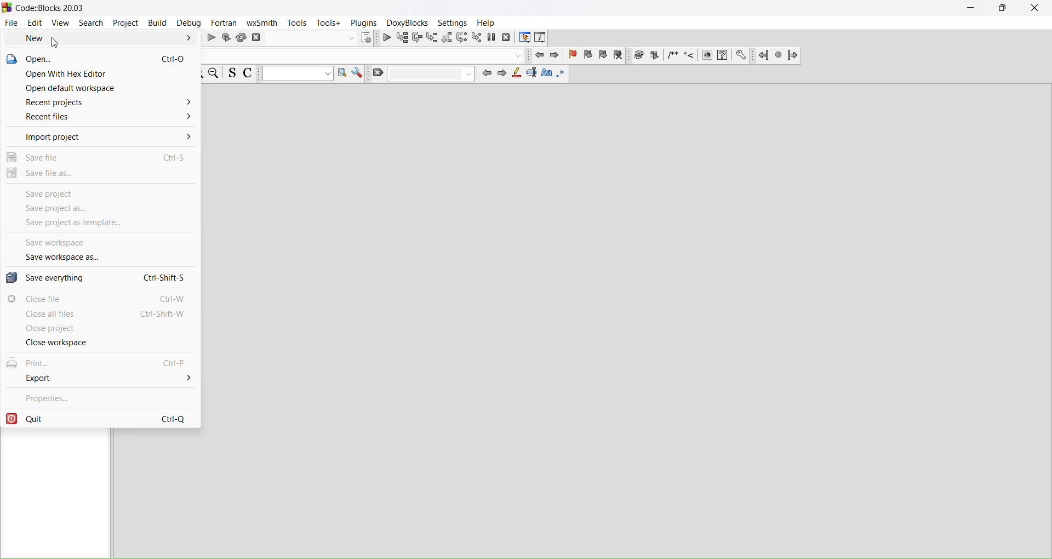 The image size is (1052, 559). What do you see at coordinates (742, 55) in the screenshot?
I see `Preferences` at bounding box center [742, 55].